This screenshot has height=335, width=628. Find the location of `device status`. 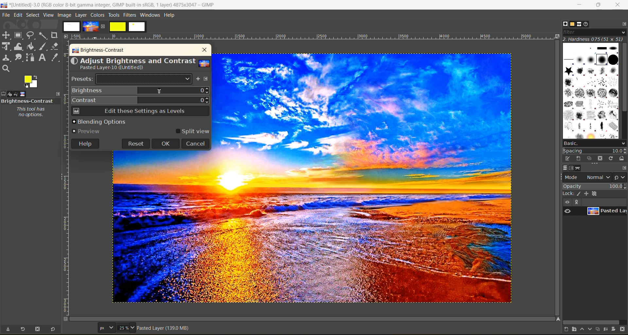

device status is located at coordinates (9, 94).